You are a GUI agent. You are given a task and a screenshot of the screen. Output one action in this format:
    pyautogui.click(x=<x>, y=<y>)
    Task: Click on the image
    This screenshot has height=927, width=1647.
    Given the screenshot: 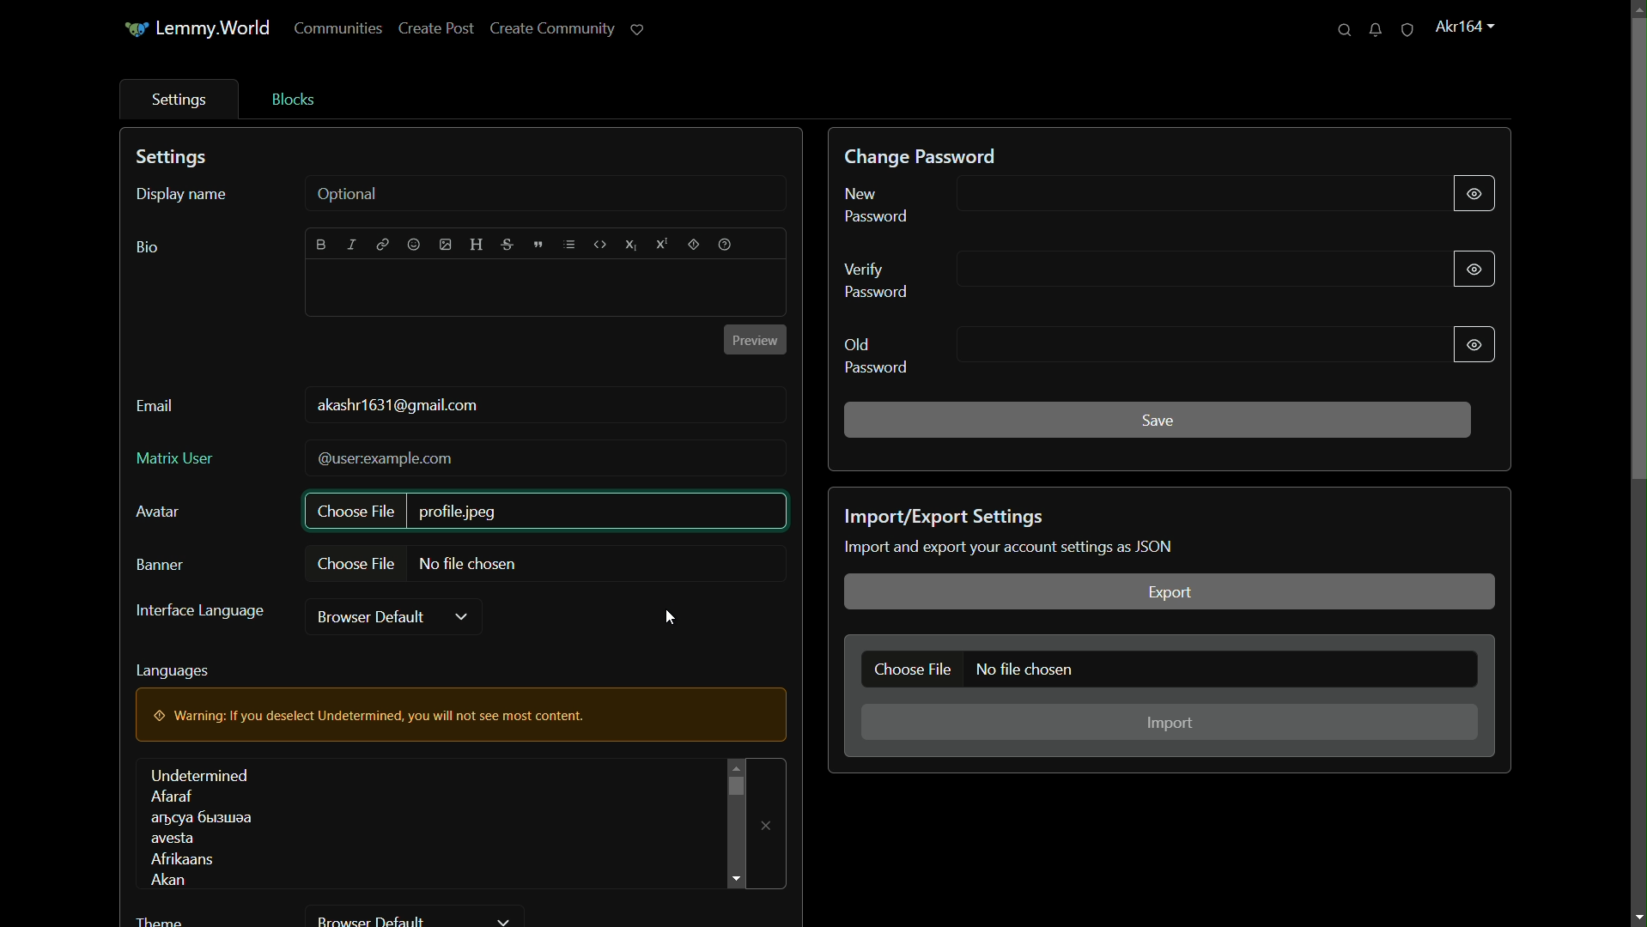 What is the action you would take?
    pyautogui.click(x=444, y=246)
    